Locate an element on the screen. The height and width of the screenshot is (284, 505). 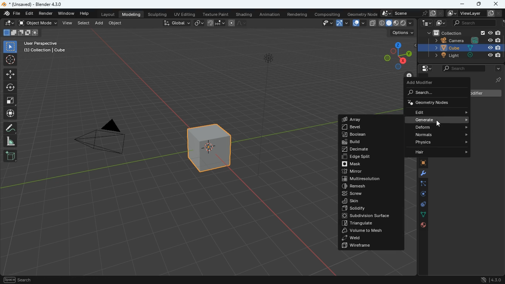
object mode is located at coordinates (39, 24).